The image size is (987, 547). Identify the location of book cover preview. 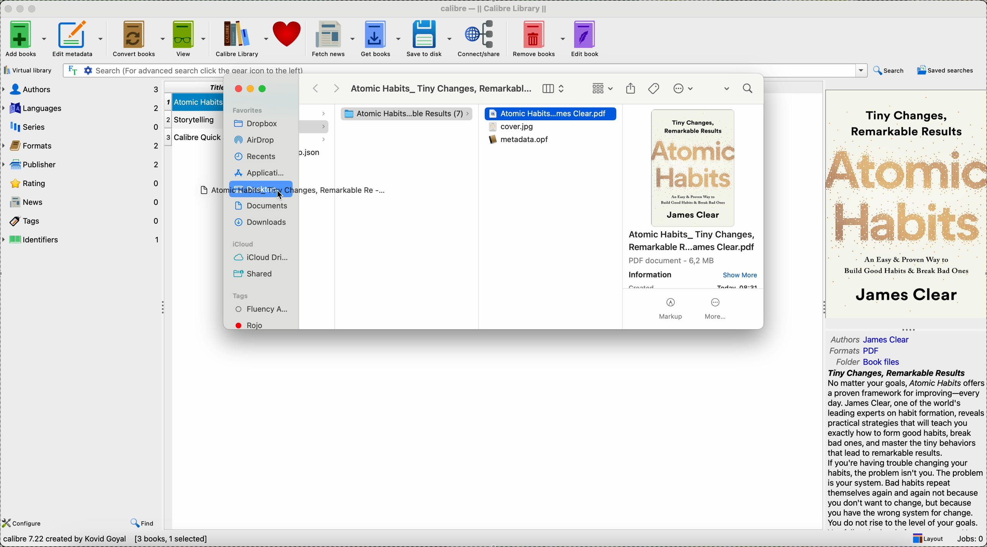
(906, 203).